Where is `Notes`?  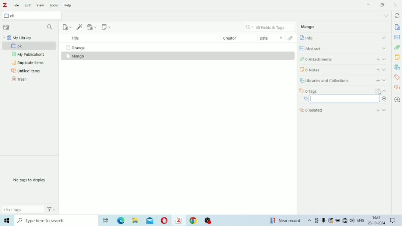 Notes is located at coordinates (397, 58).